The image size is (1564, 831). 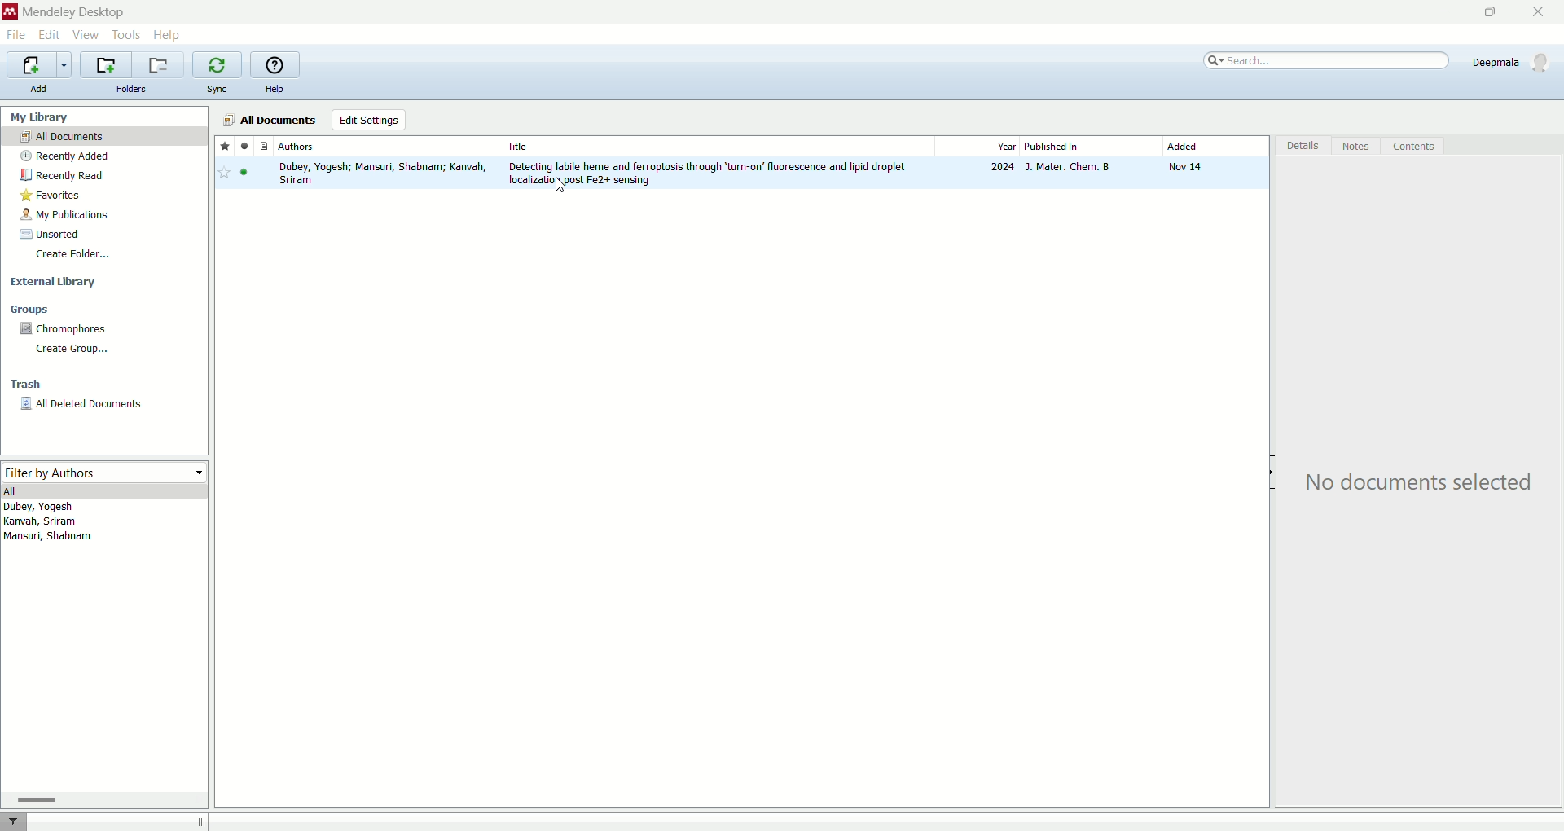 I want to click on notes, so click(x=1360, y=147).